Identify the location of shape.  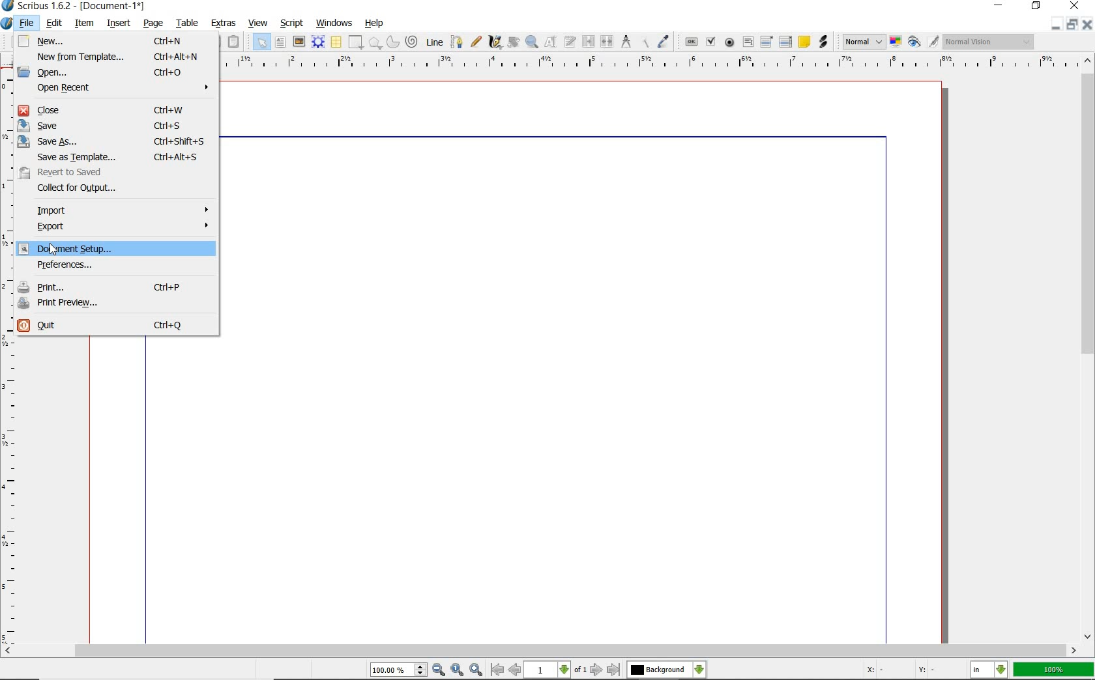
(356, 42).